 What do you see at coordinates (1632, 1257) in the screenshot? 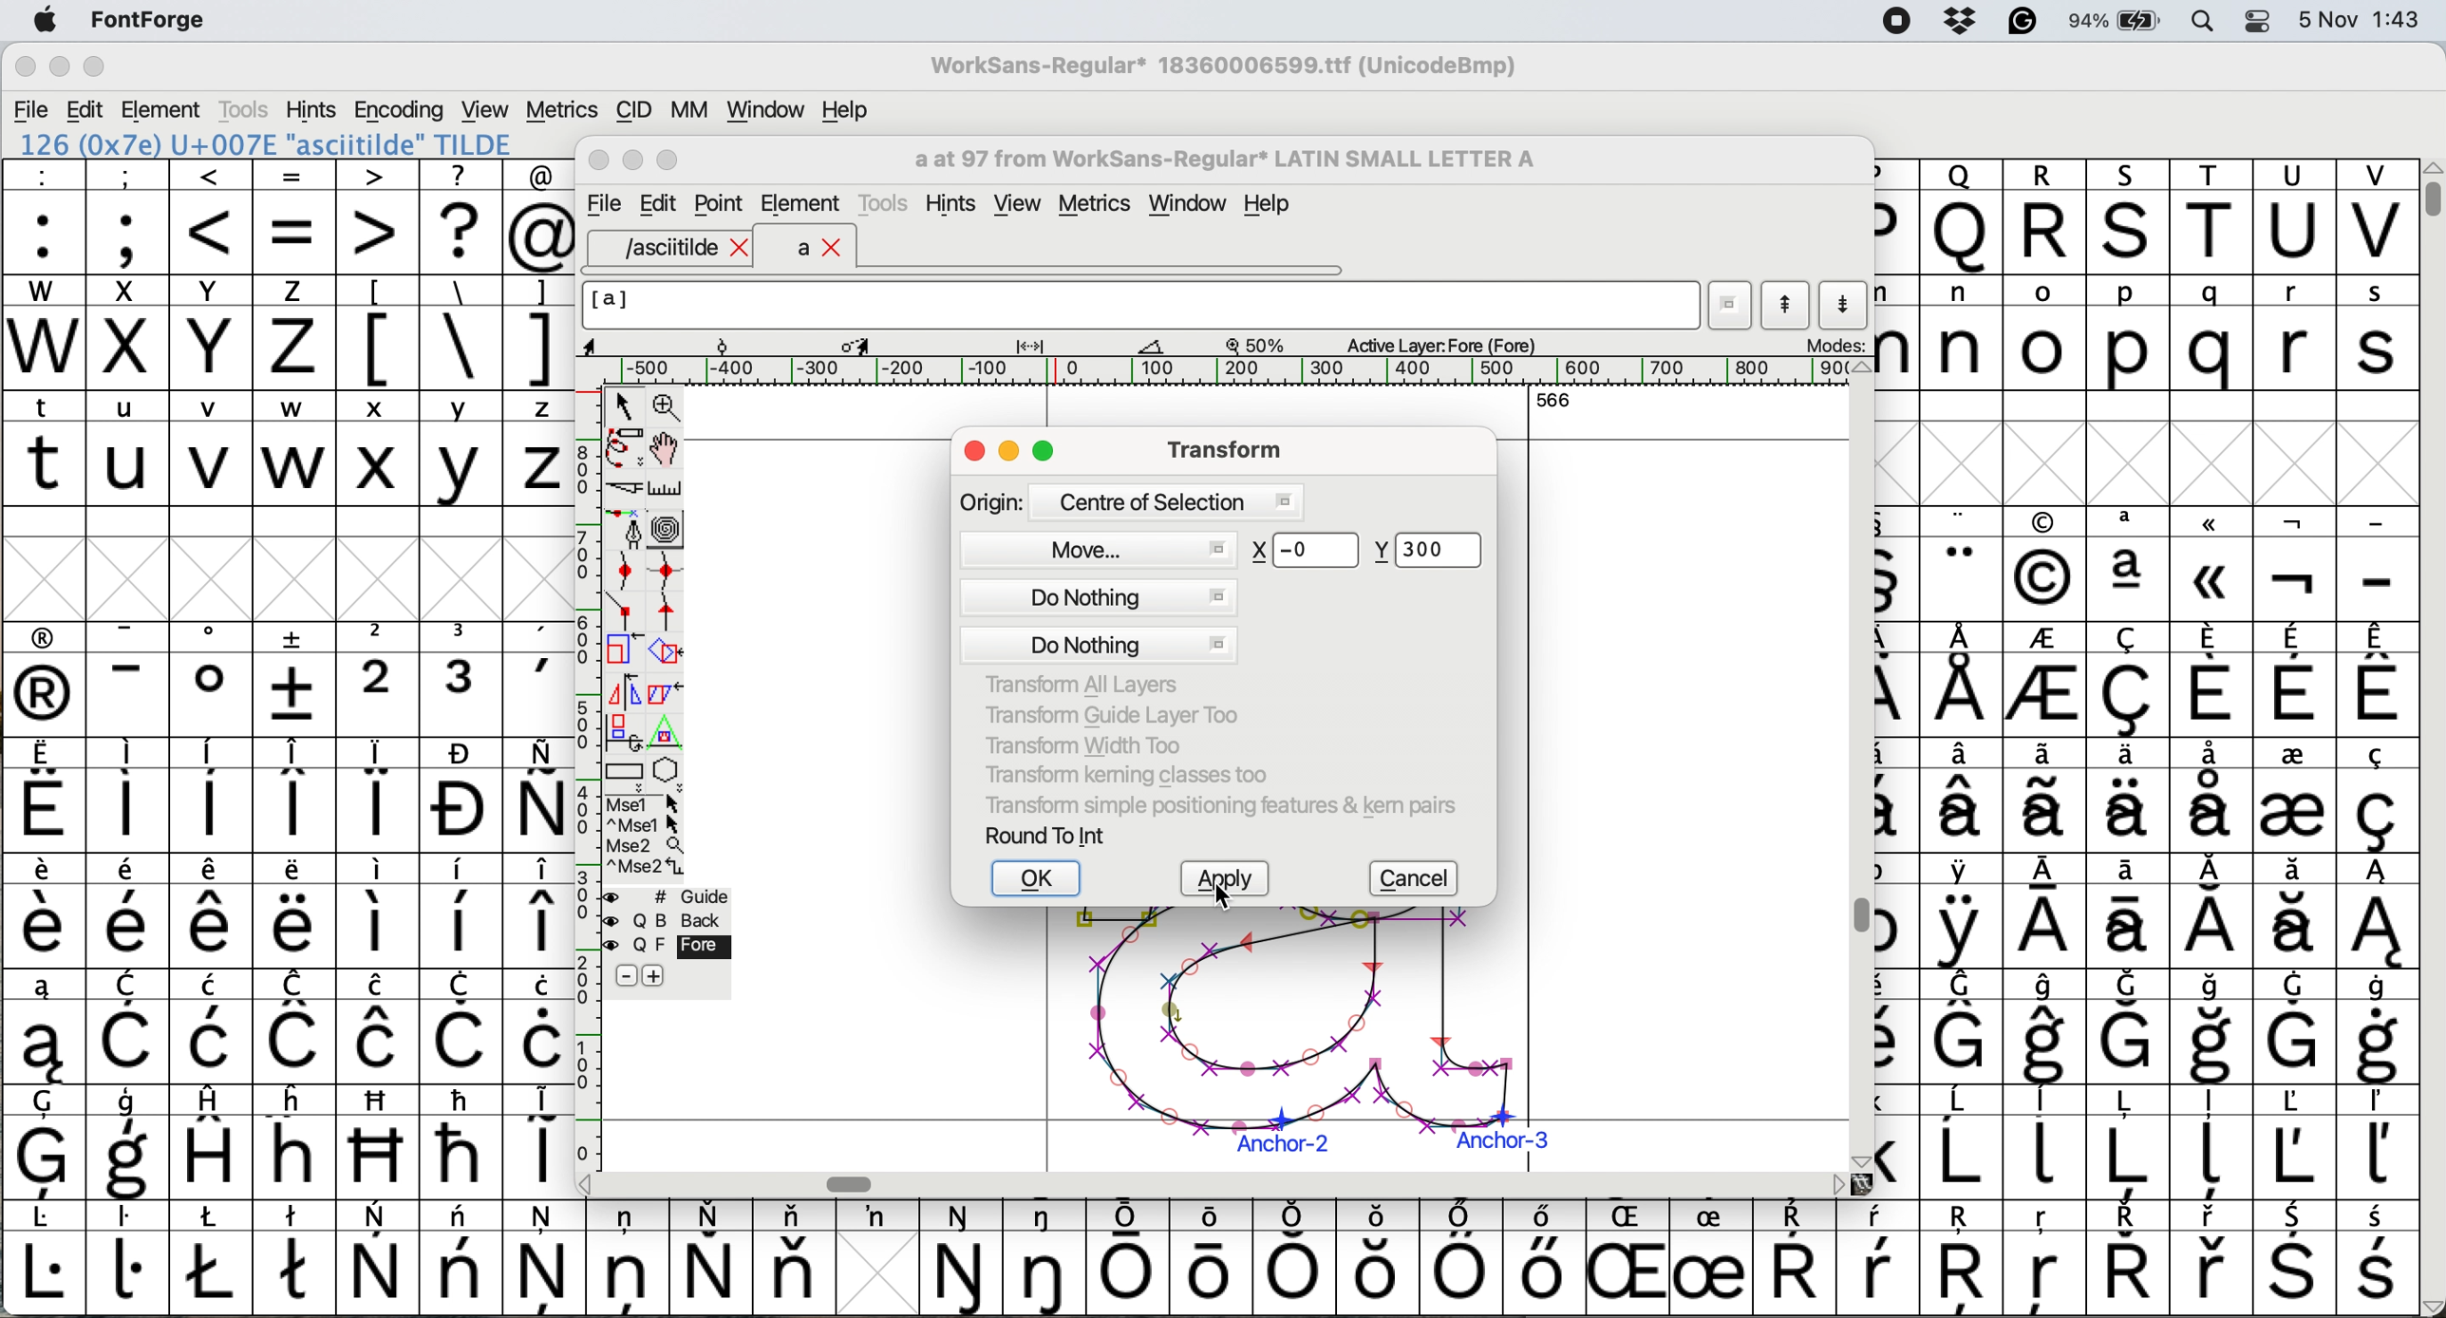
I see `` at bounding box center [1632, 1257].